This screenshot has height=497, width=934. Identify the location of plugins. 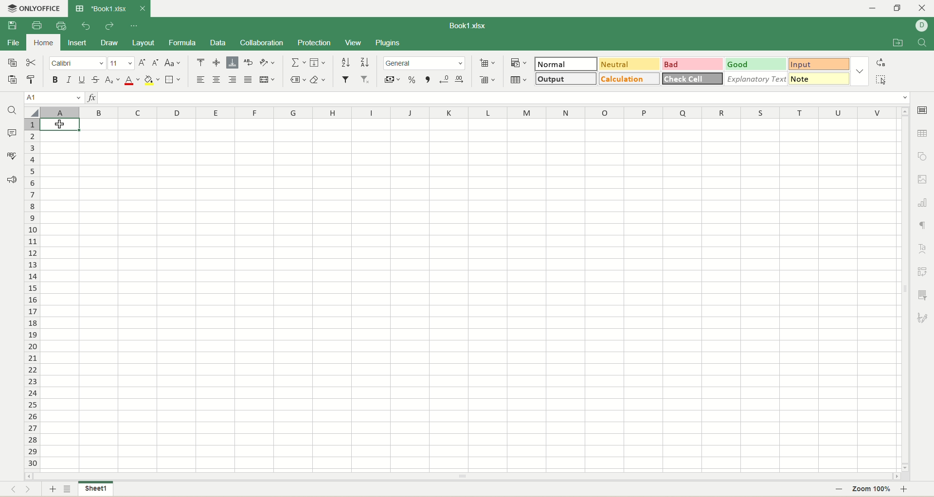
(387, 42).